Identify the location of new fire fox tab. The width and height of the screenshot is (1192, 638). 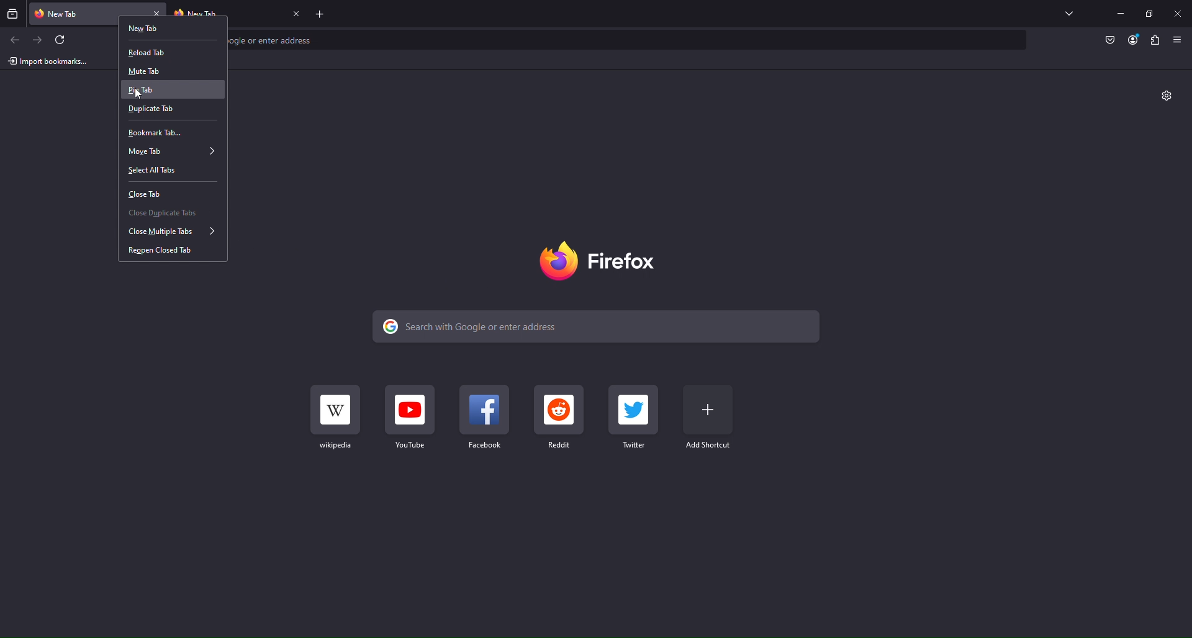
(88, 11).